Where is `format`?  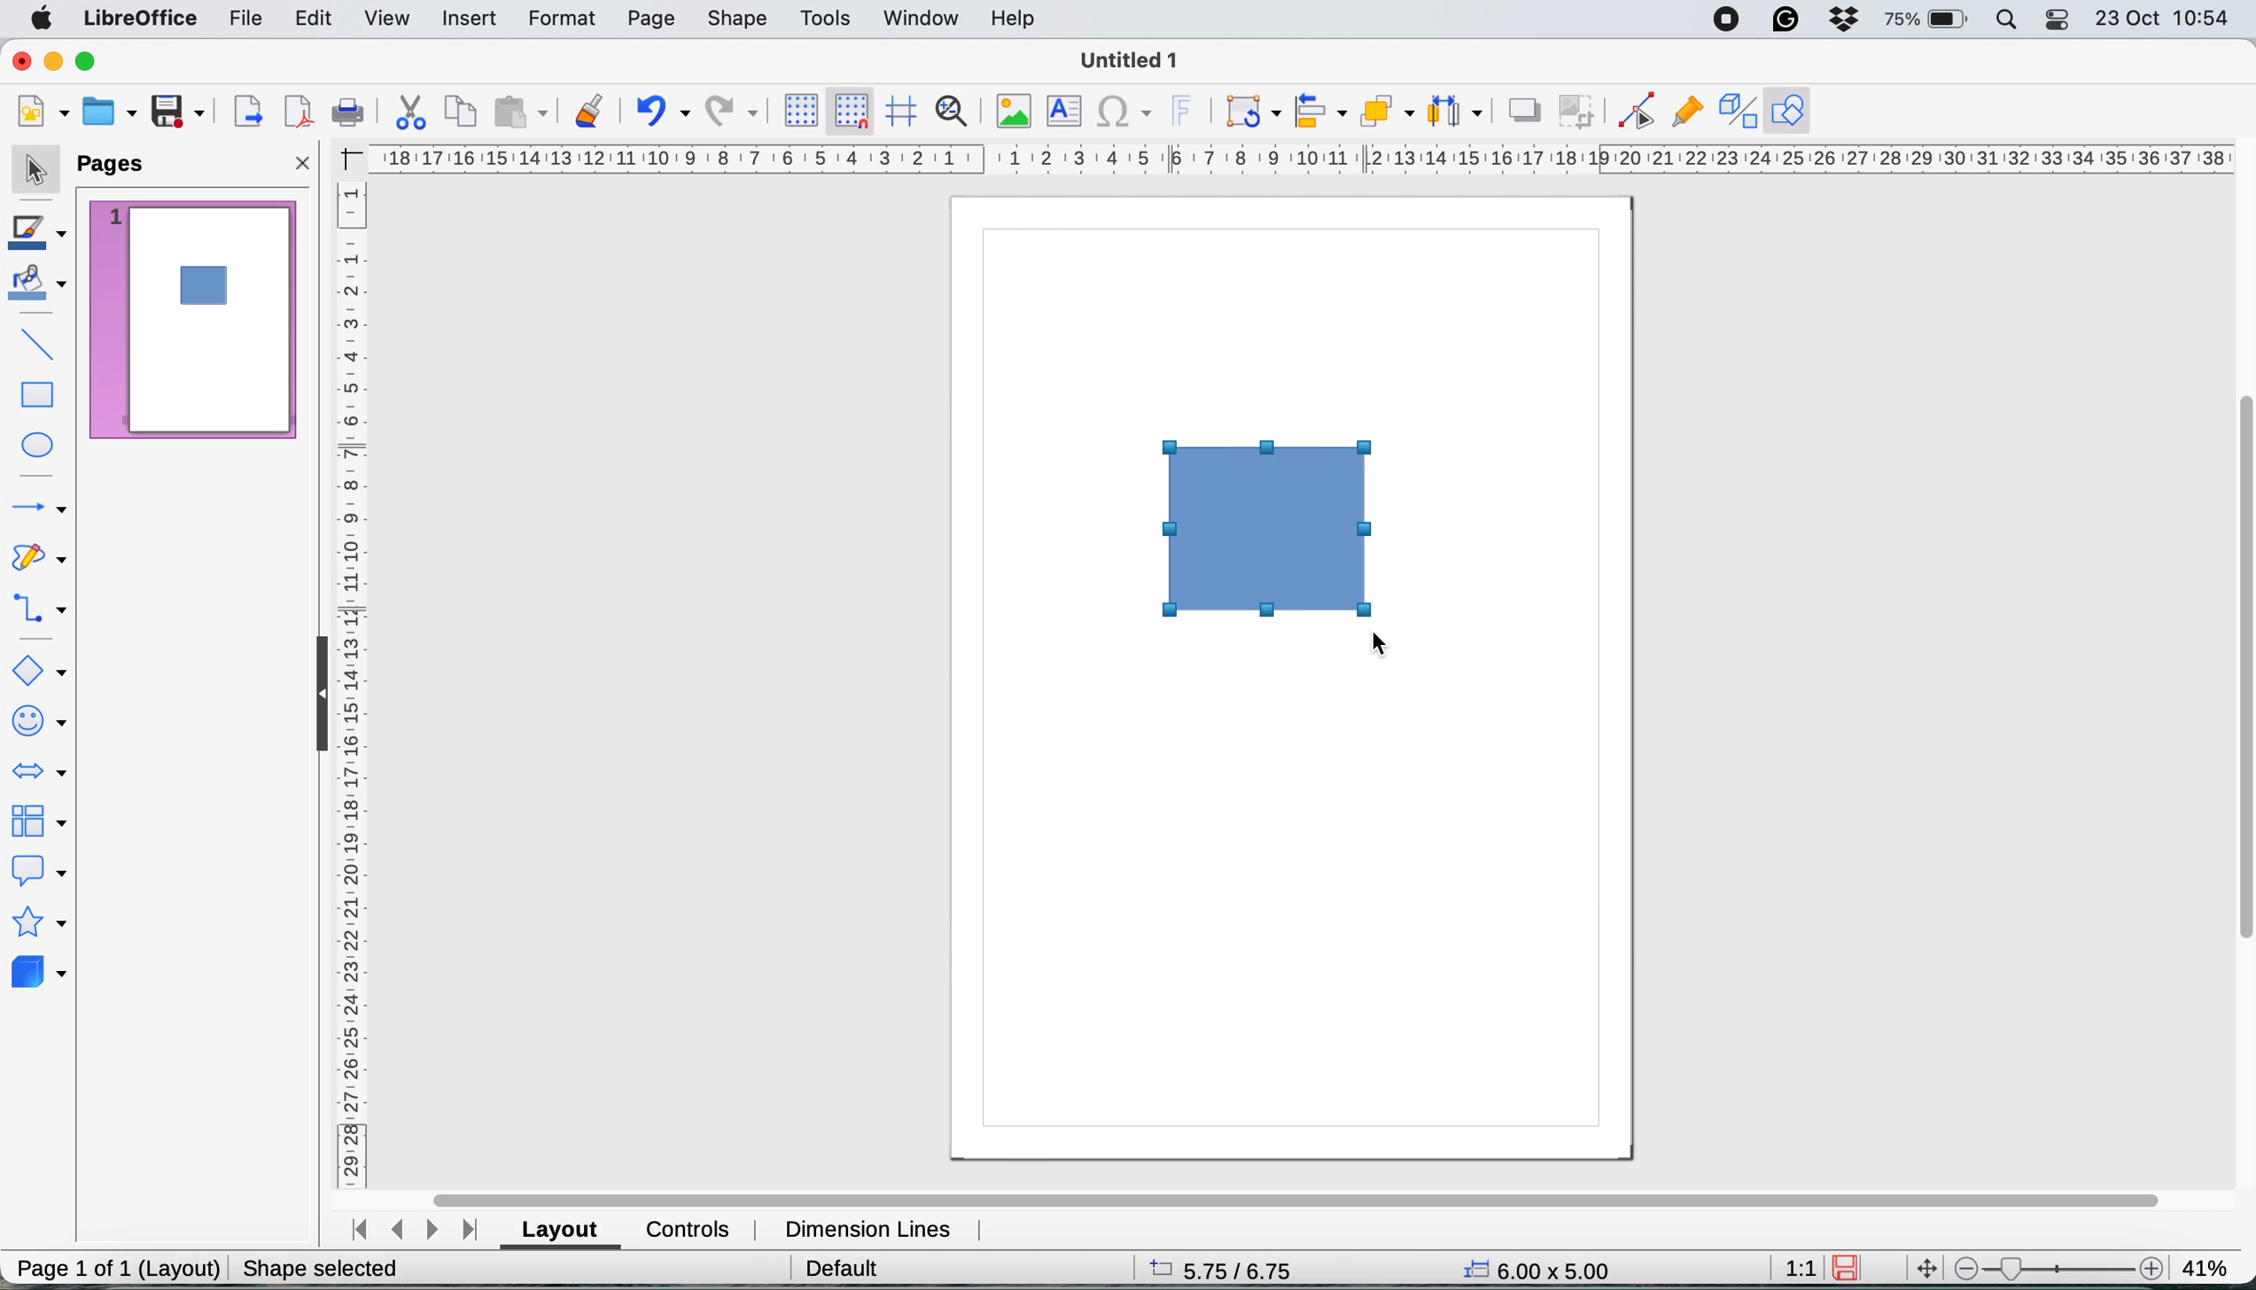
format is located at coordinates (560, 16).